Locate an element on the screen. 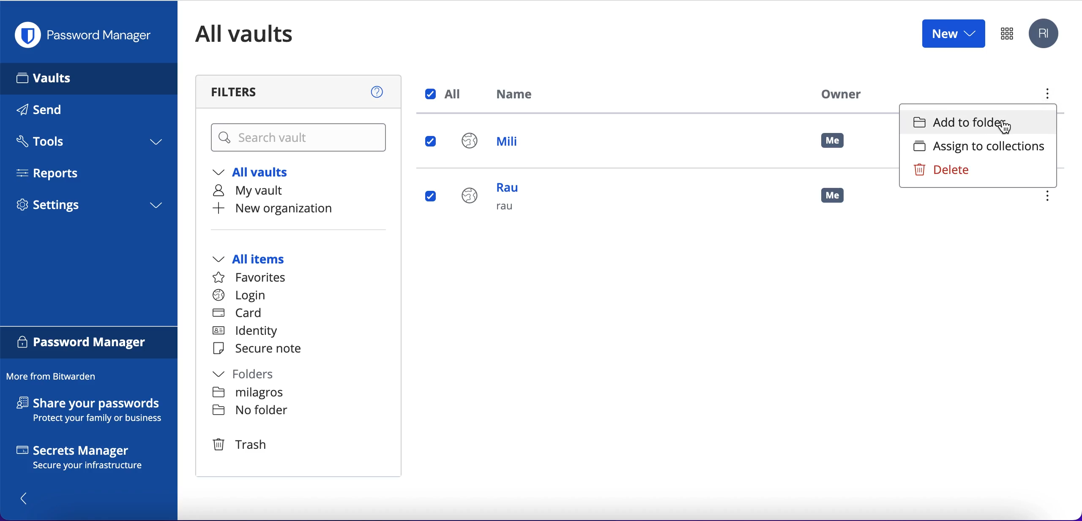 The image size is (1082, 521). menu is located at coordinates (1051, 197).